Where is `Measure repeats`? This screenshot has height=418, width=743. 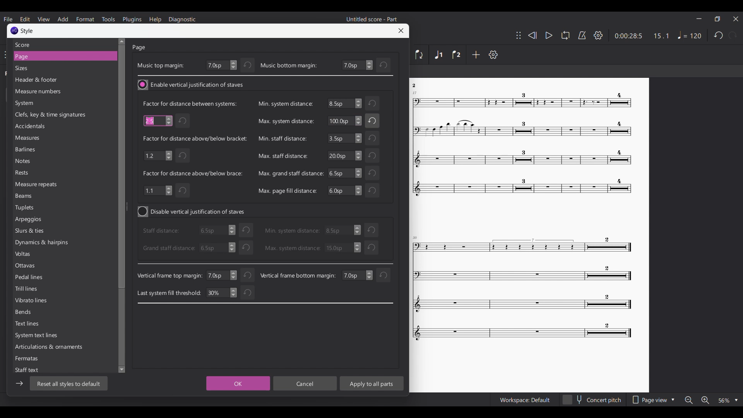 Measure repeats is located at coordinates (38, 184).